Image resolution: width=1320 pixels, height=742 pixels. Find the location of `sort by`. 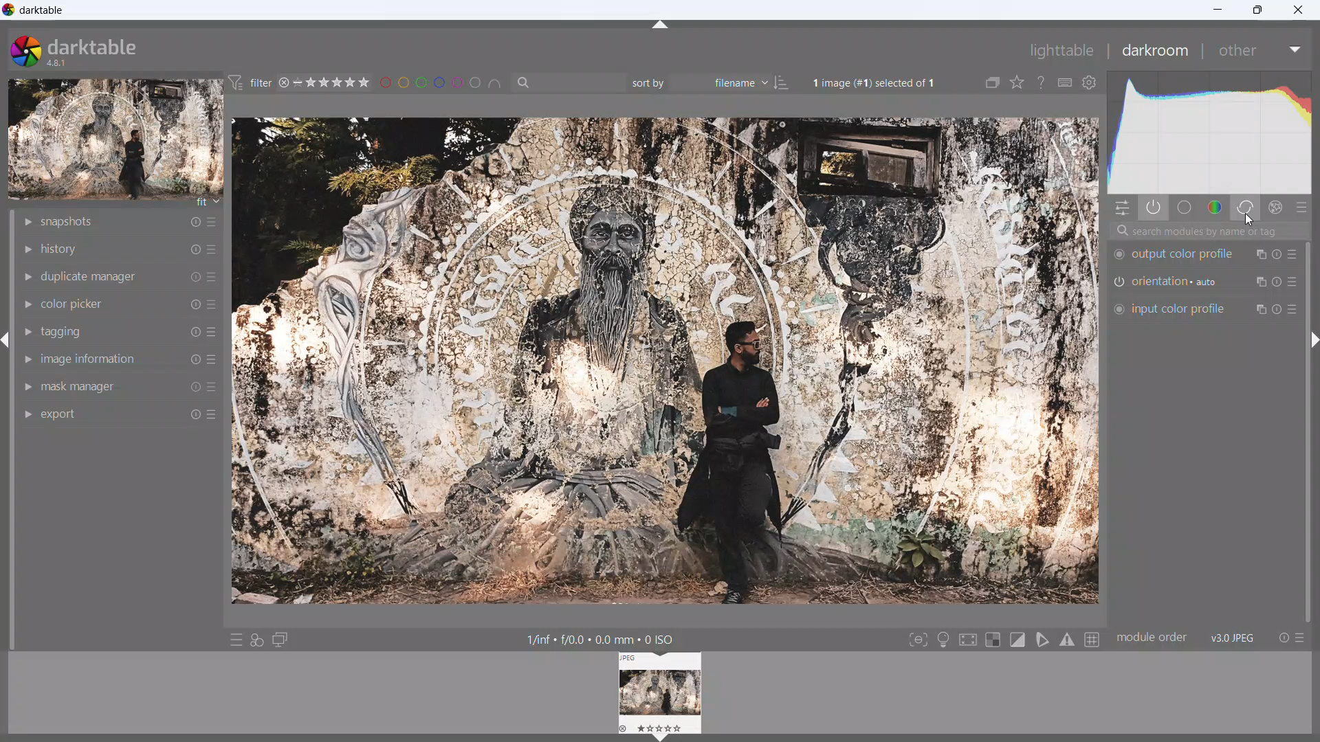

sort by is located at coordinates (700, 84).